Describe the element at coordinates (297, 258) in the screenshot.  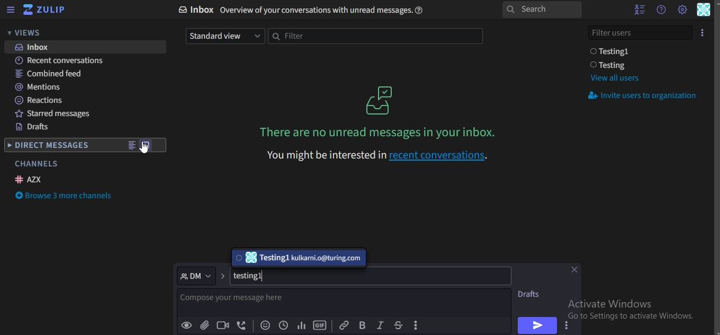
I see `testing 1 kulkarni.o@turing.com` at that location.